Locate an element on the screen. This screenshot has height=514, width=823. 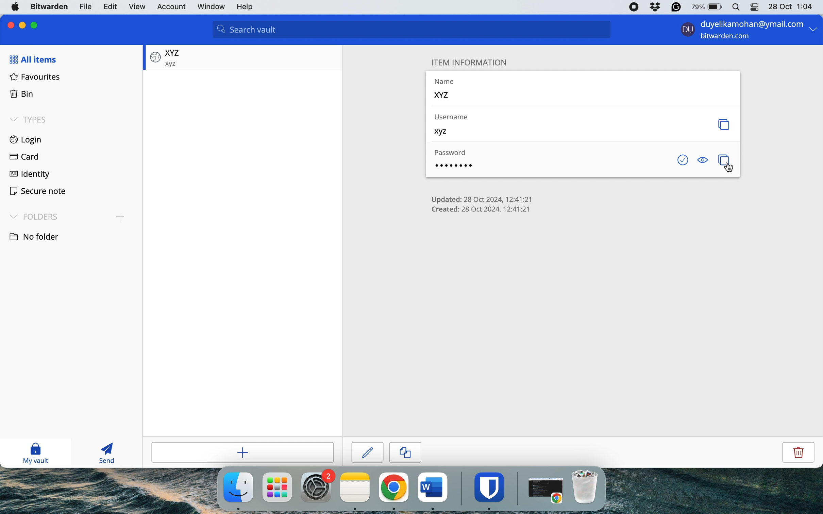
edit is located at coordinates (110, 6).